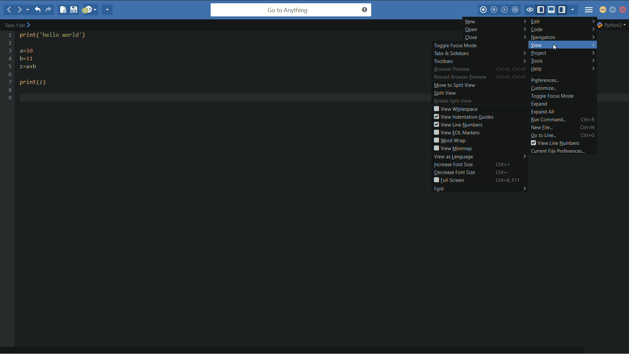  What do you see at coordinates (563, 22) in the screenshot?
I see `edit` at bounding box center [563, 22].